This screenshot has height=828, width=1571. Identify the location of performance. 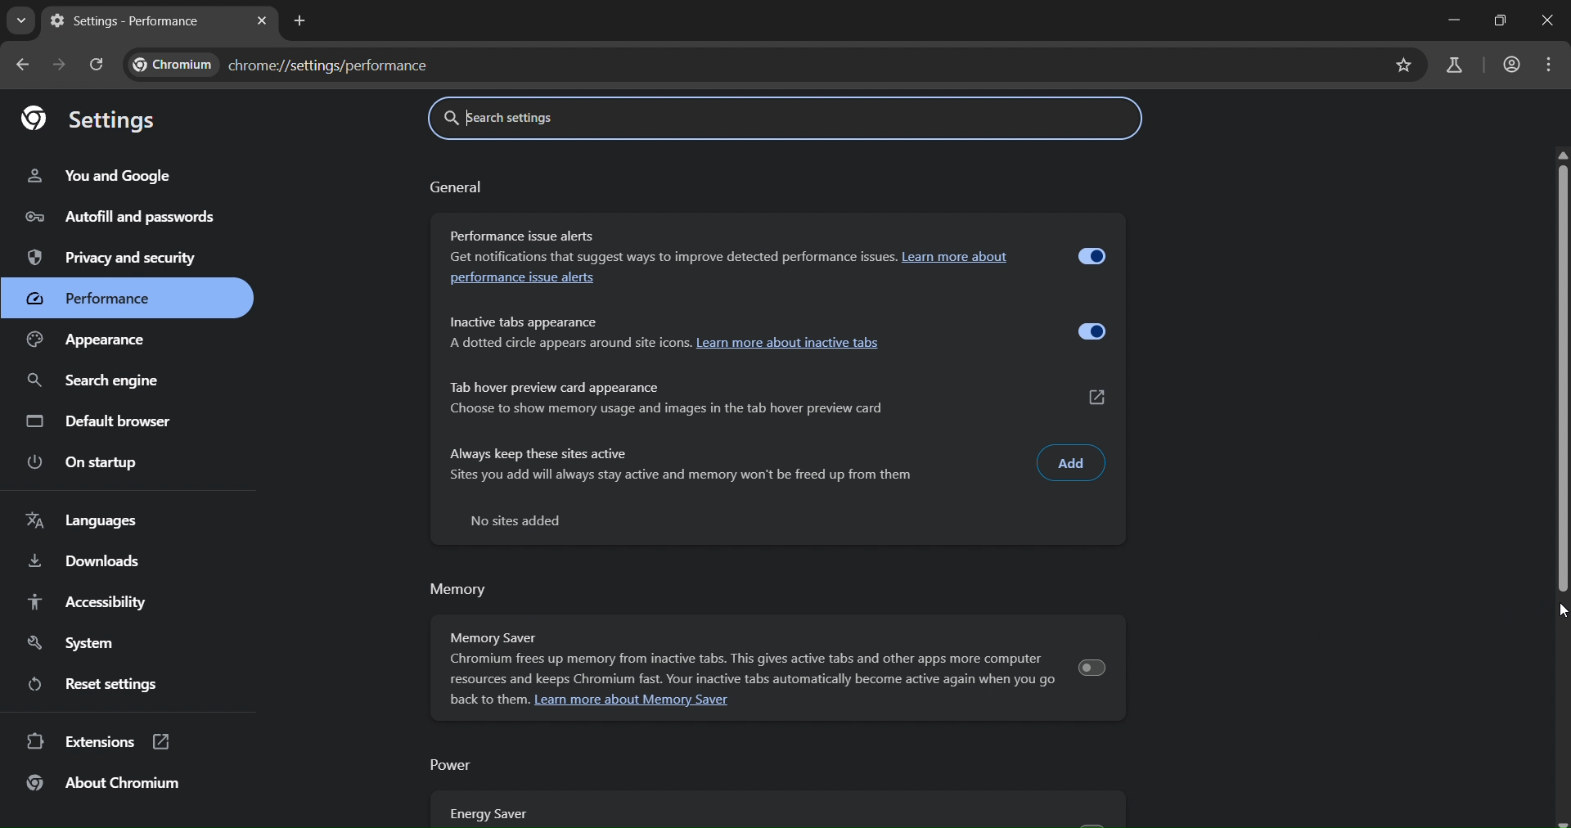
(97, 295).